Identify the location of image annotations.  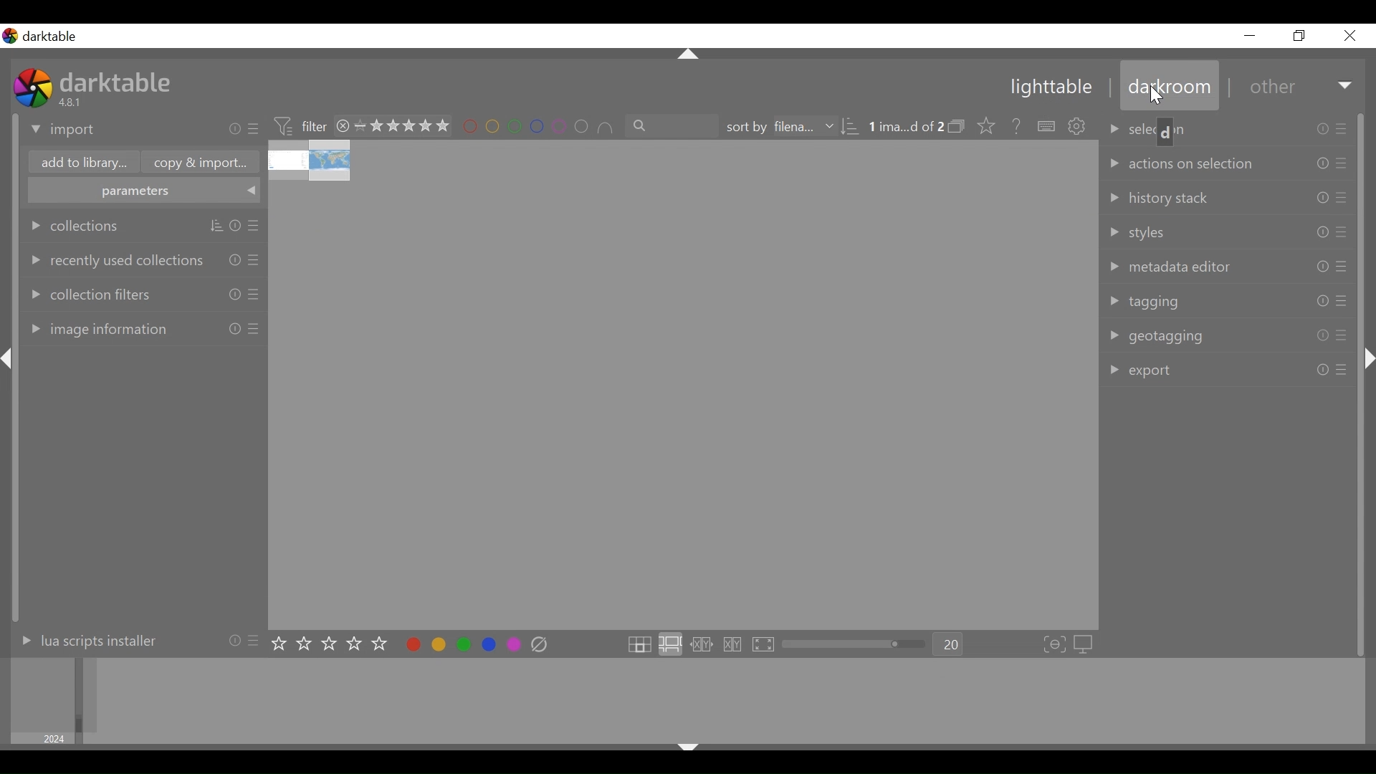
(102, 330).